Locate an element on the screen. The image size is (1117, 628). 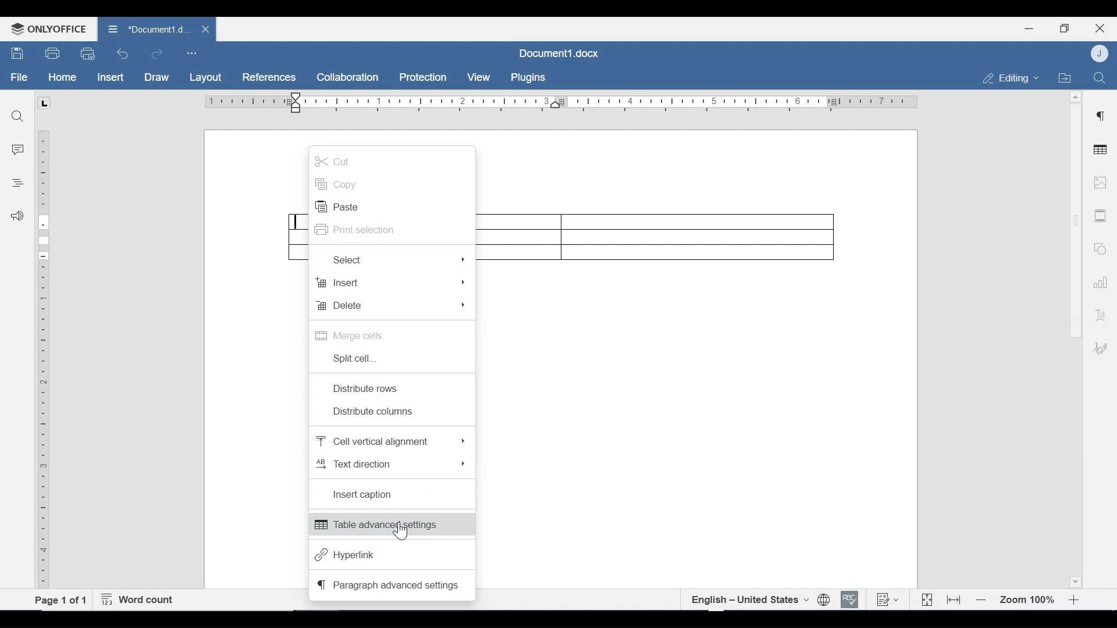
*Document1.docx is located at coordinates (148, 27).